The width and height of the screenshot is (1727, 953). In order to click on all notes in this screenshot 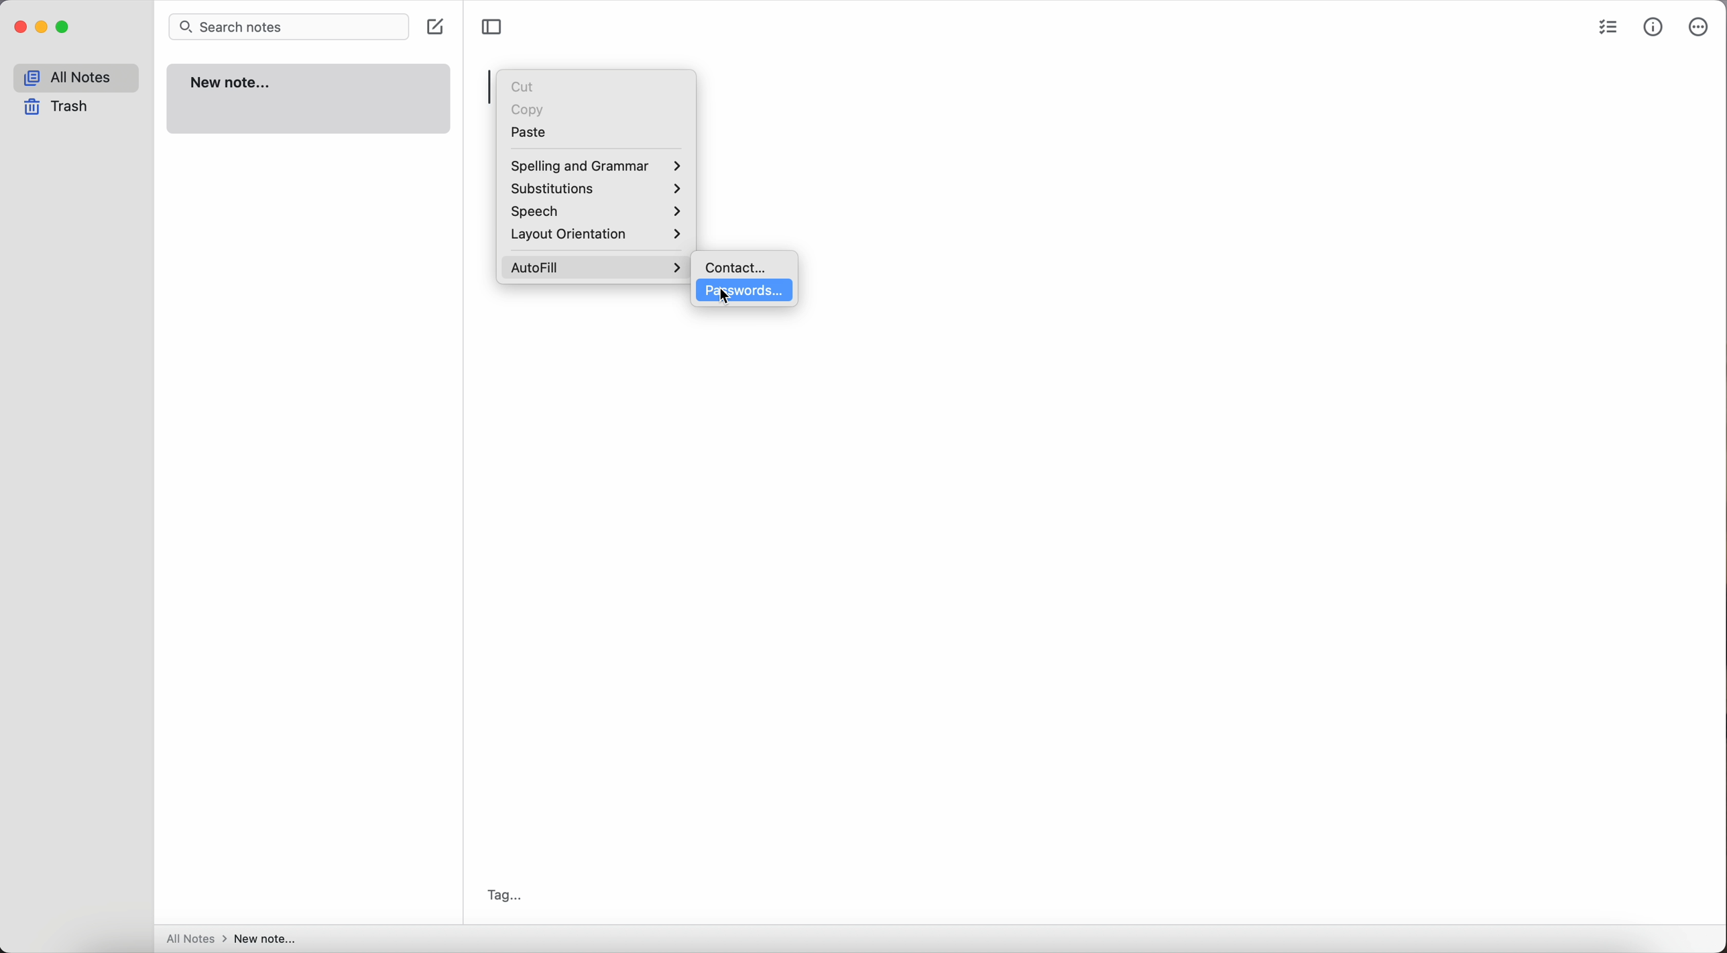, I will do `click(74, 78)`.